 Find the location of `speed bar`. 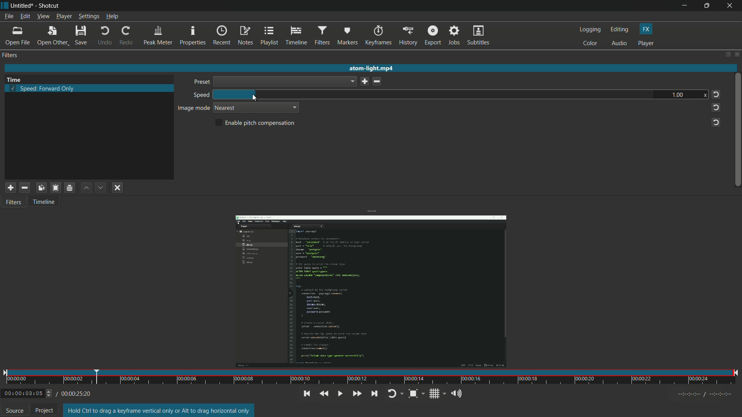

speed bar is located at coordinates (432, 94).